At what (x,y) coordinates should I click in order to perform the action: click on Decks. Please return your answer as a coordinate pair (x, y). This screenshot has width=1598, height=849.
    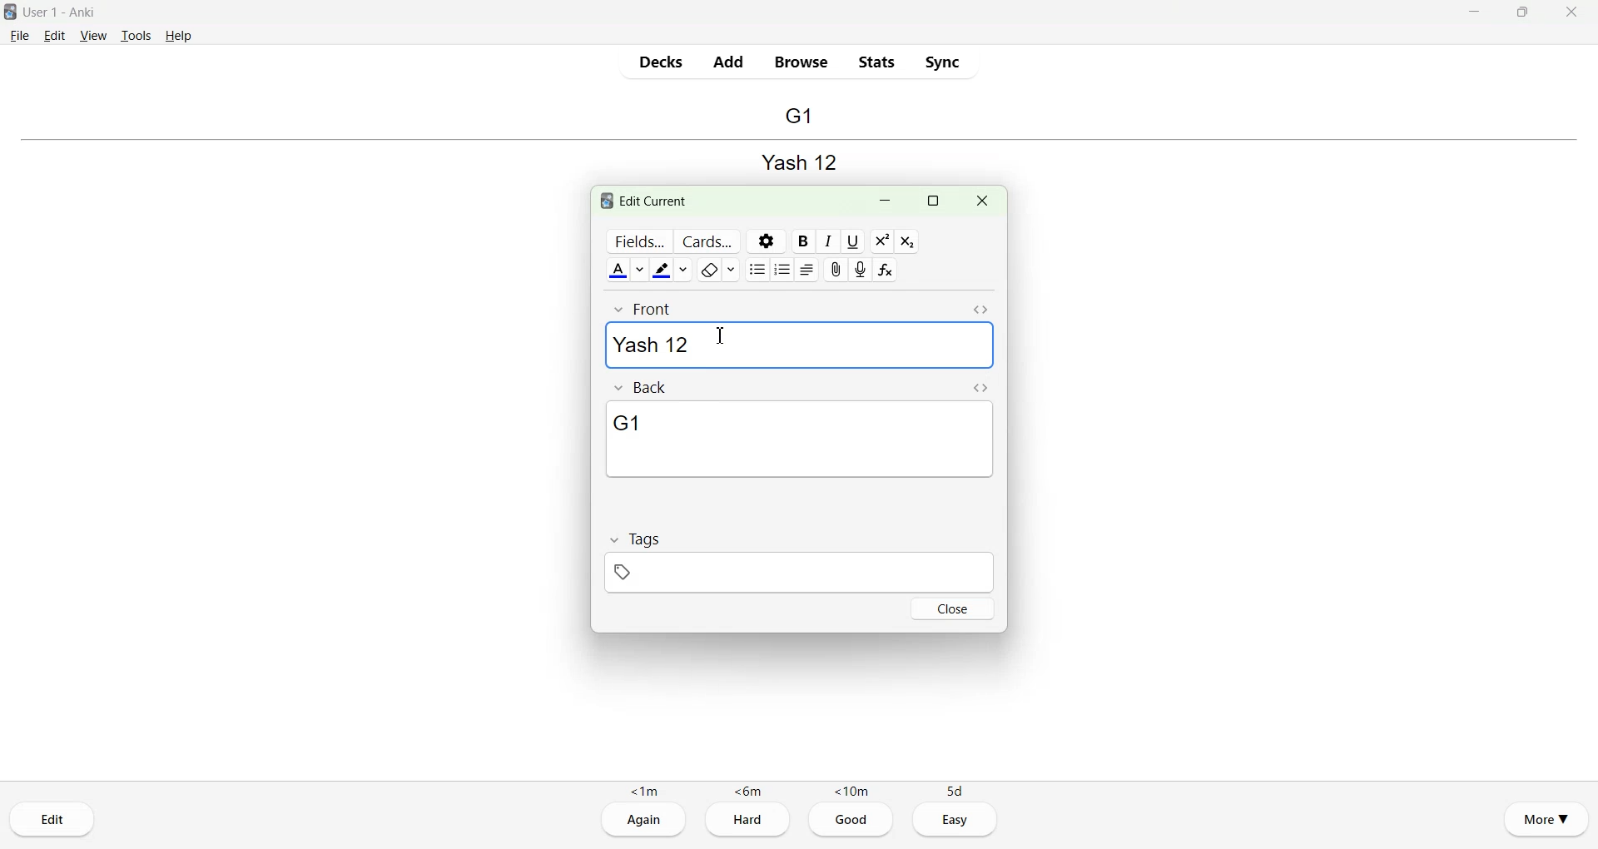
    Looking at the image, I should click on (662, 62).